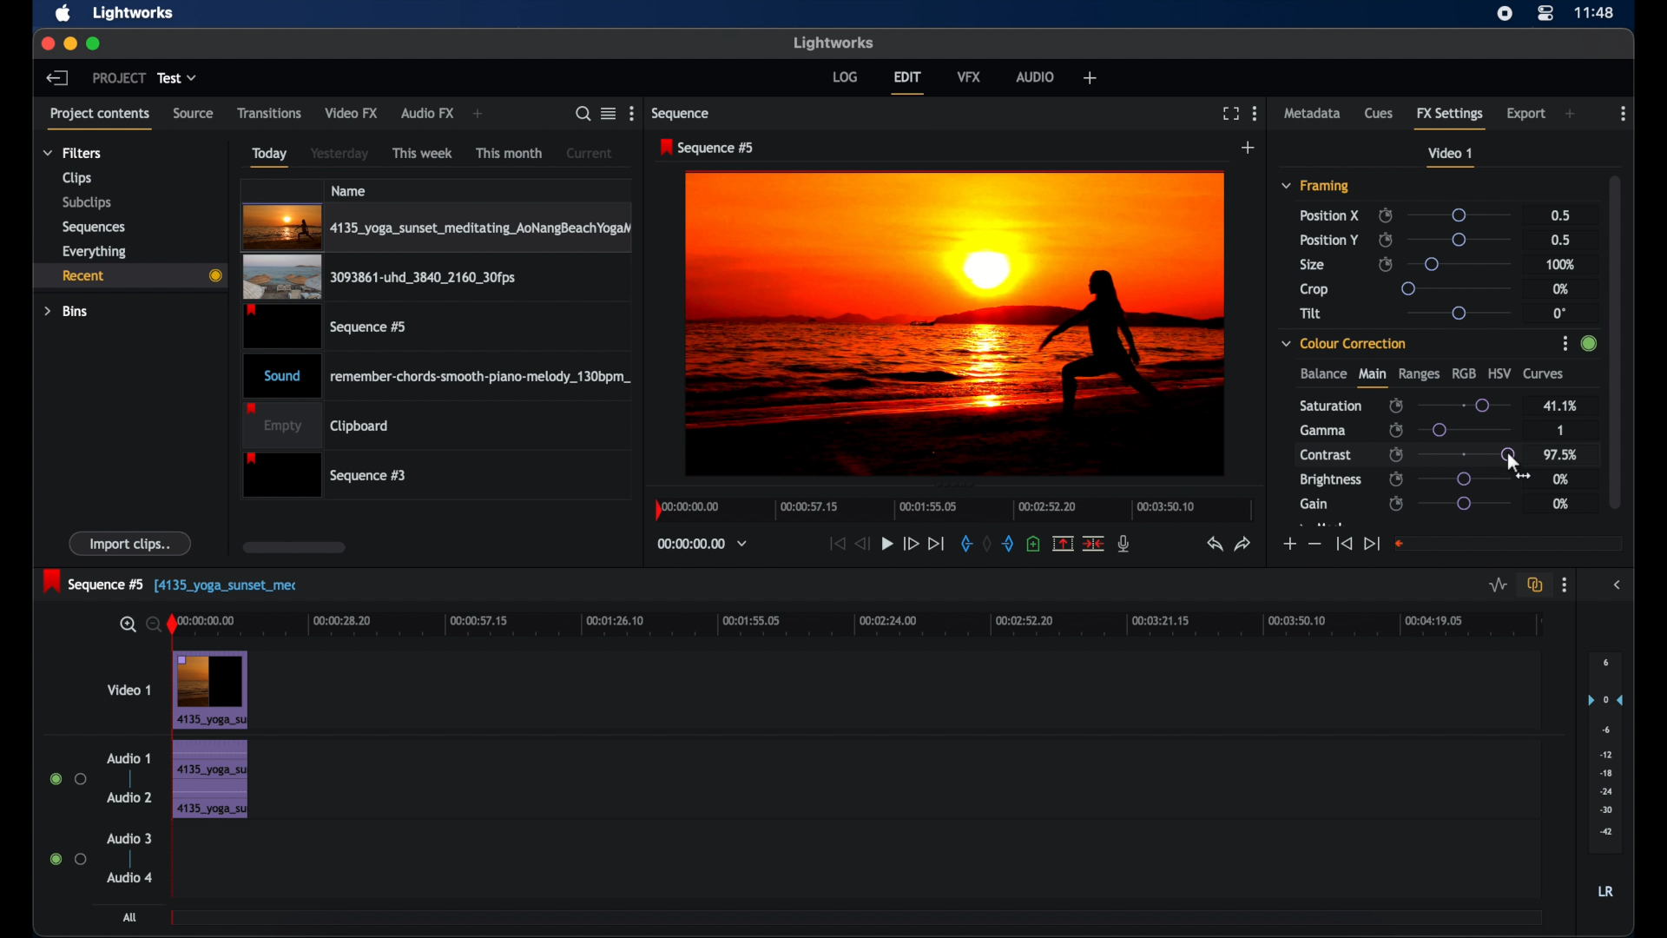 This screenshot has width=1667, height=938. Describe the element at coordinates (210, 690) in the screenshot. I see `video` at that location.